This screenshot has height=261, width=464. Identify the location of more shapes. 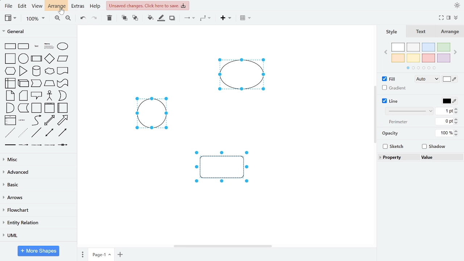
(39, 251).